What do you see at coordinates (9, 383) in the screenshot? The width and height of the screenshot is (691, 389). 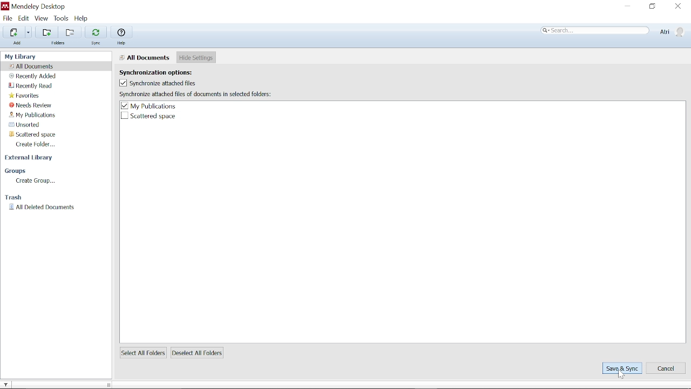 I see `Filter` at bounding box center [9, 383].